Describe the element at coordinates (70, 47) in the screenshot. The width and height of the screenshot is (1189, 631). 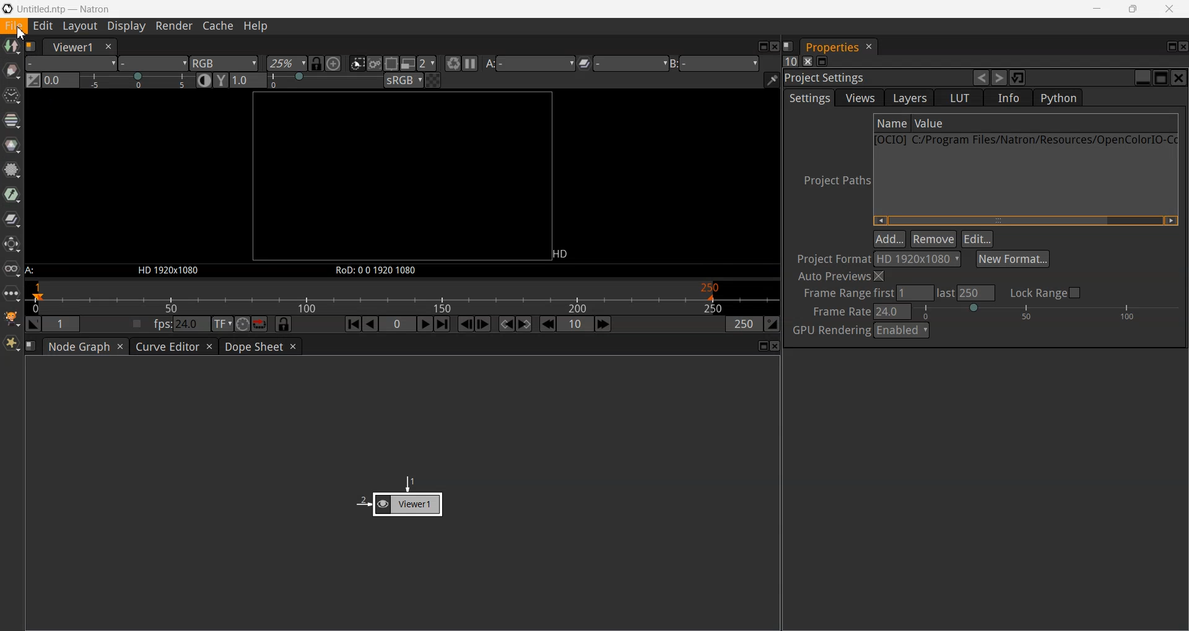
I see `Viewer1` at that location.